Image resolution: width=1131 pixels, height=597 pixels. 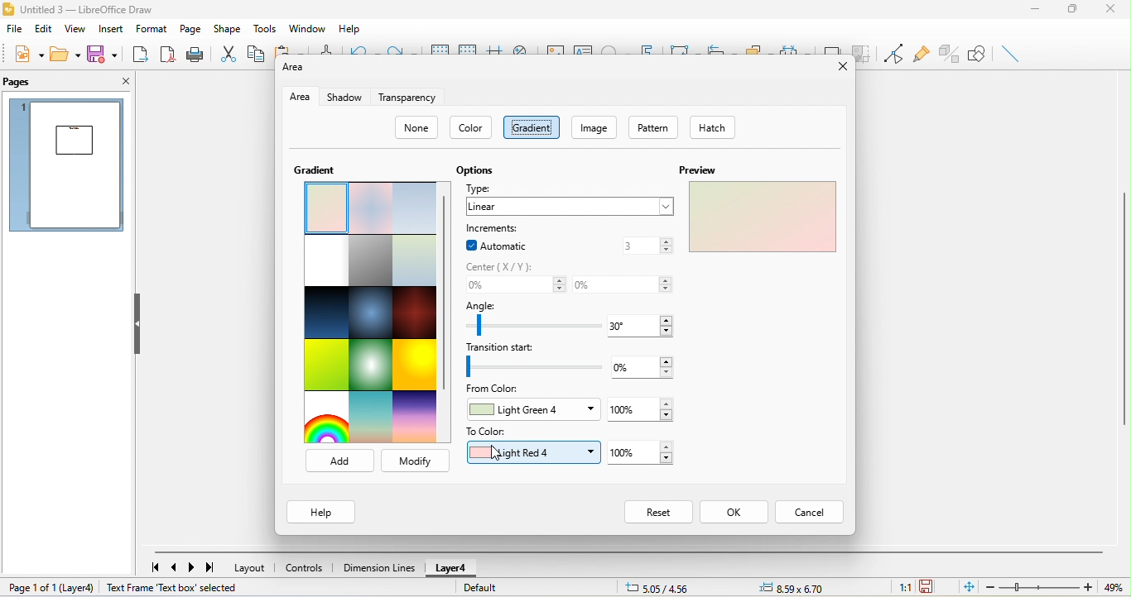 I want to click on neon light, so click(x=370, y=364).